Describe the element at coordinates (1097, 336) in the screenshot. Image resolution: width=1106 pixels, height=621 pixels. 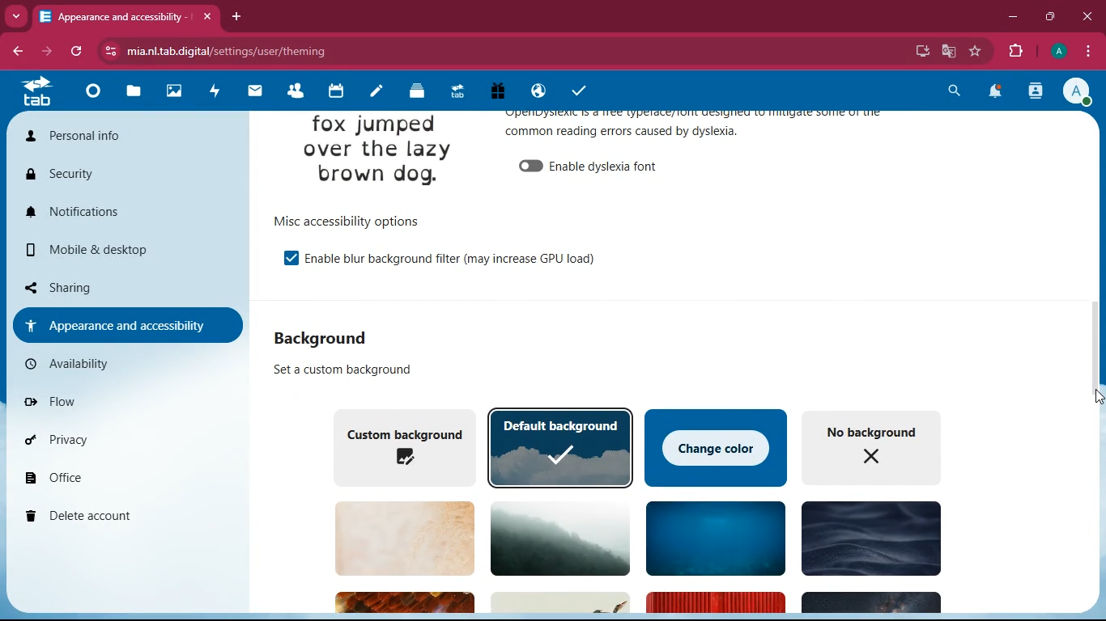
I see `scroll bar` at that location.